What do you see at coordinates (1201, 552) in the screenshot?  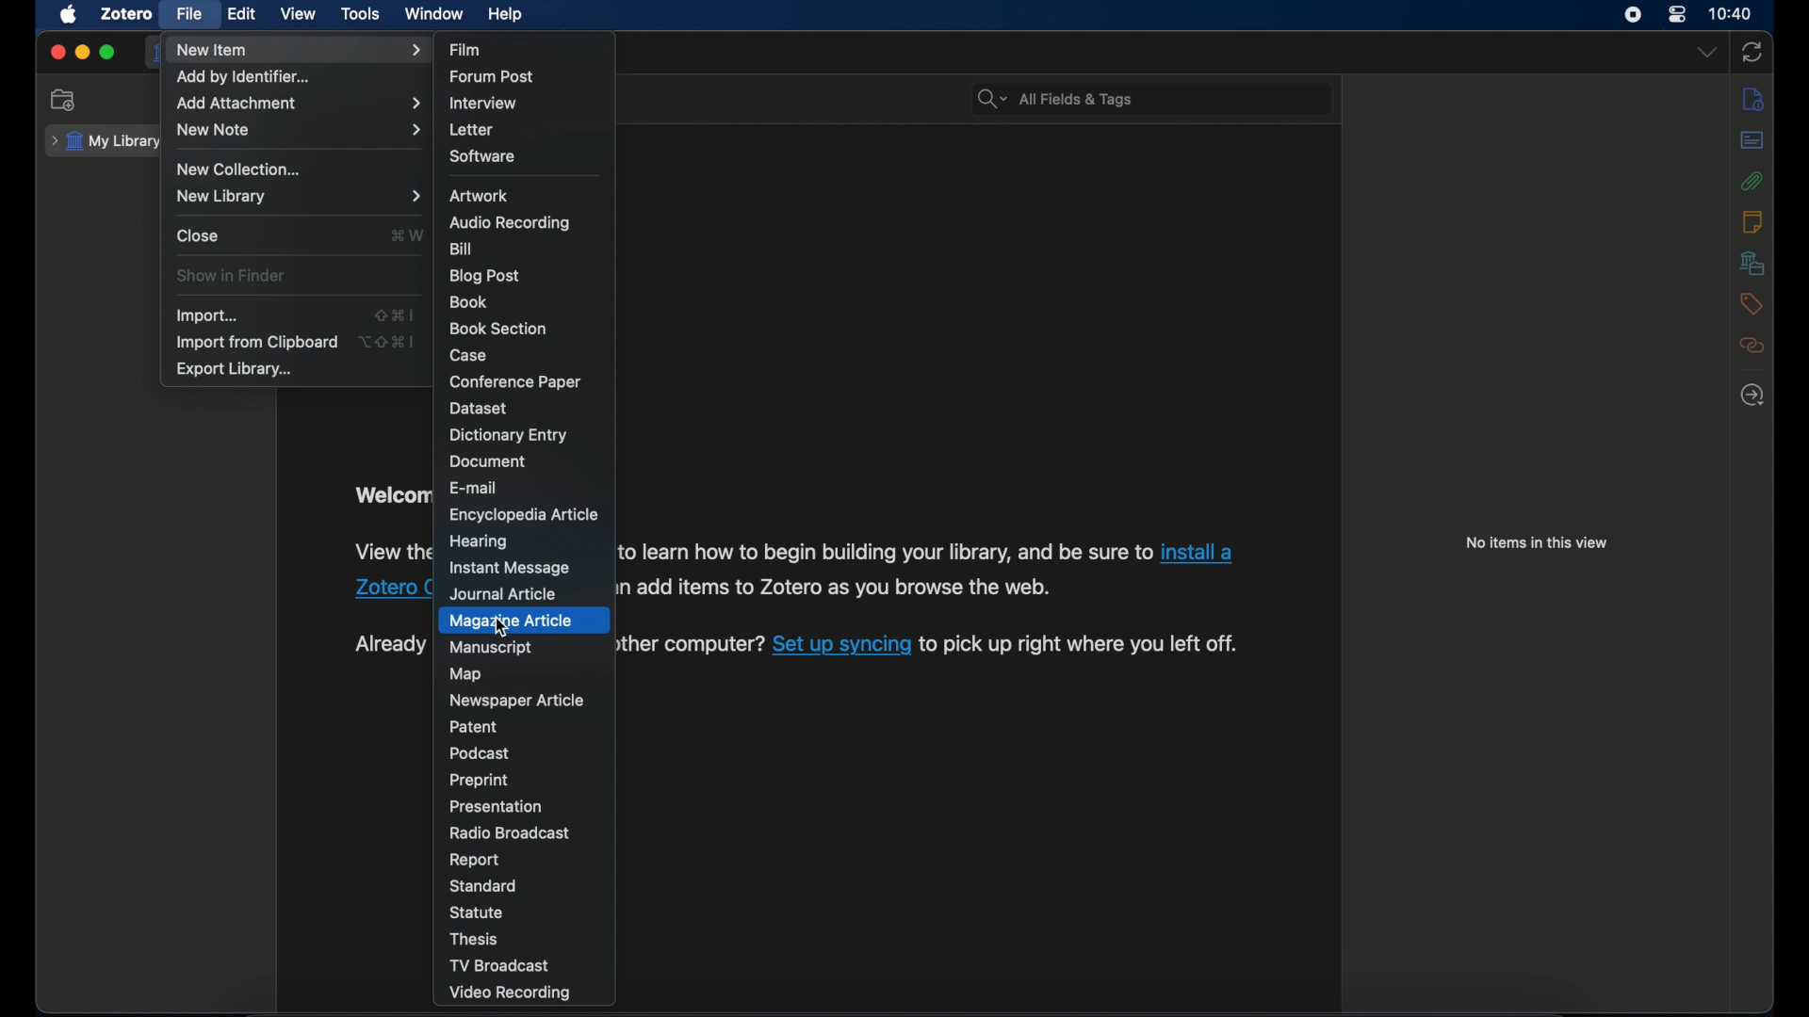 I see `install a` at bounding box center [1201, 552].